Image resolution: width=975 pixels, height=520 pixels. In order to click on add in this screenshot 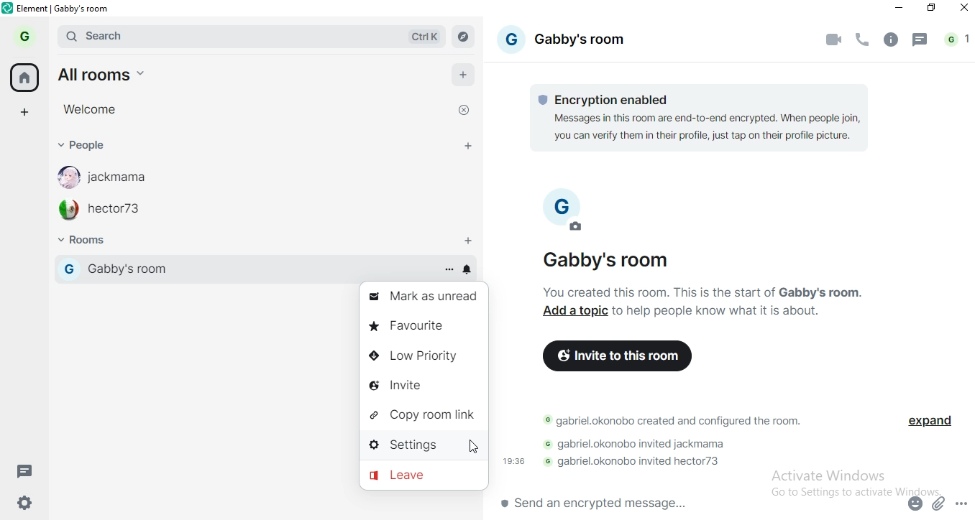, I will do `click(464, 74)`.